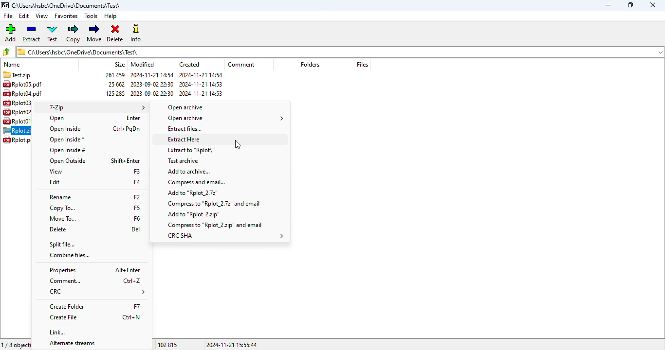  Describe the element at coordinates (127, 269) in the screenshot. I see `shortcut for properties` at that location.